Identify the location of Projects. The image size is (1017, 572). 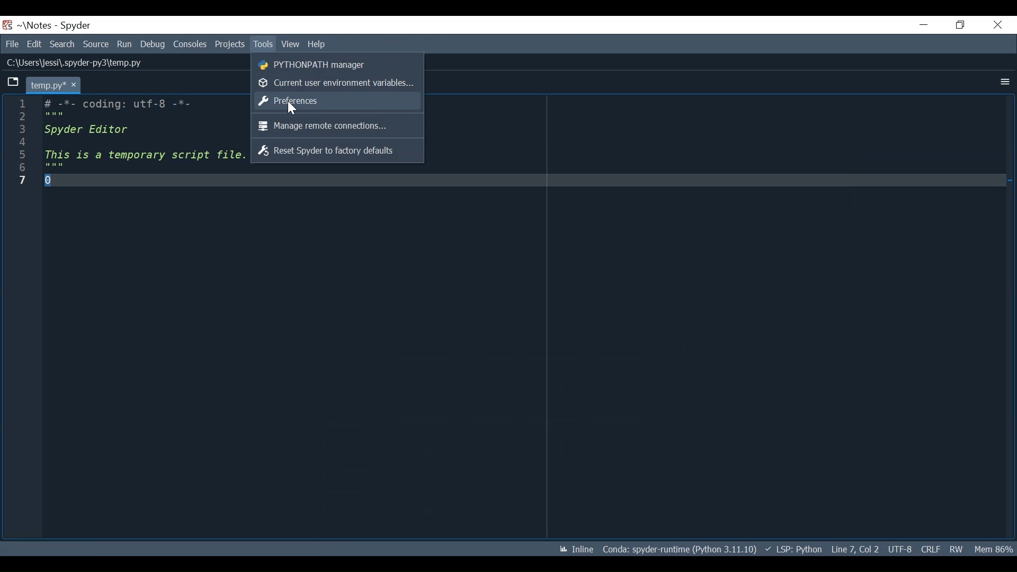
(229, 44).